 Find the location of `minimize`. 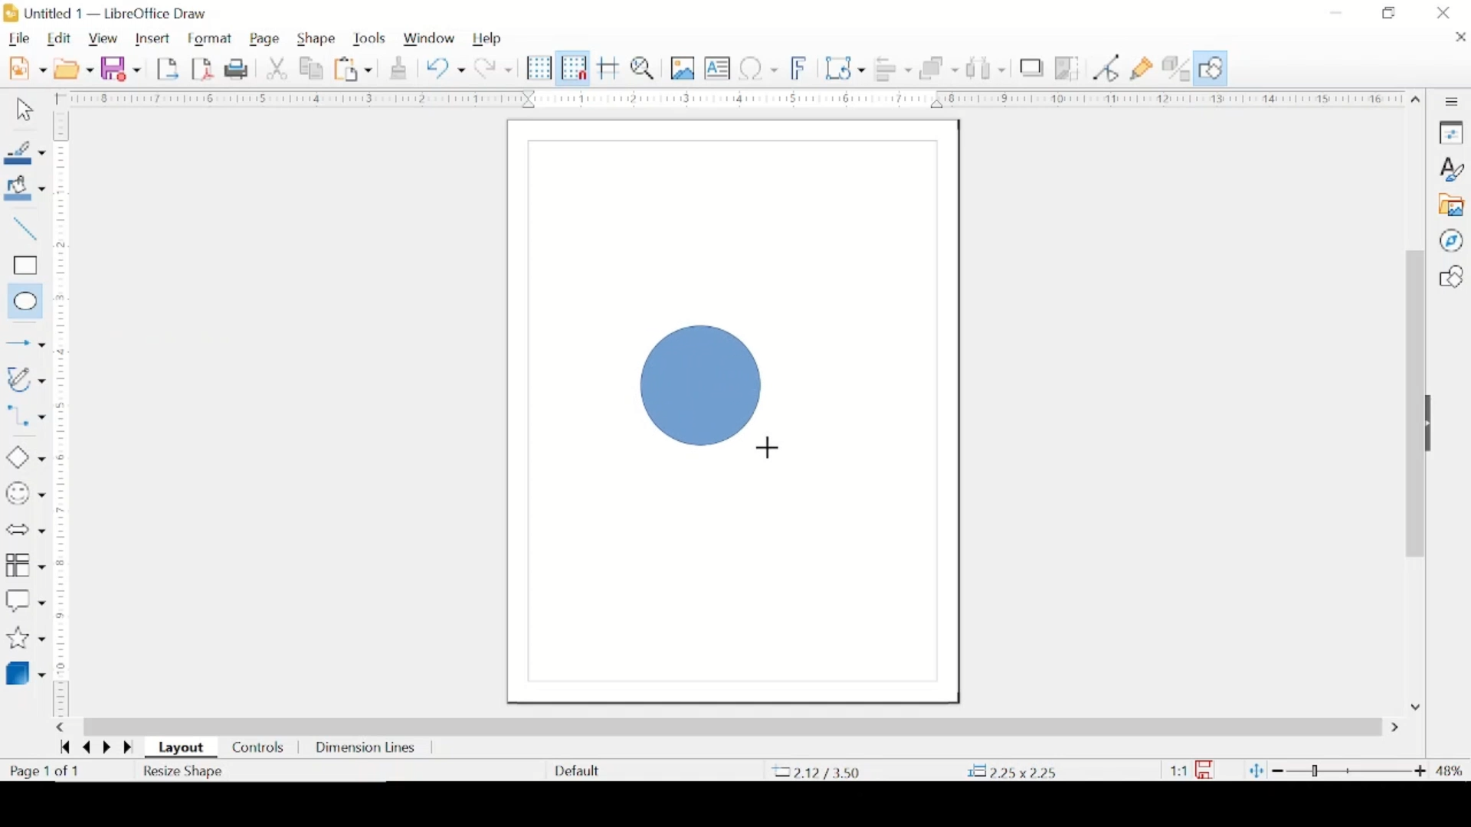

minimize is located at coordinates (1338, 11).